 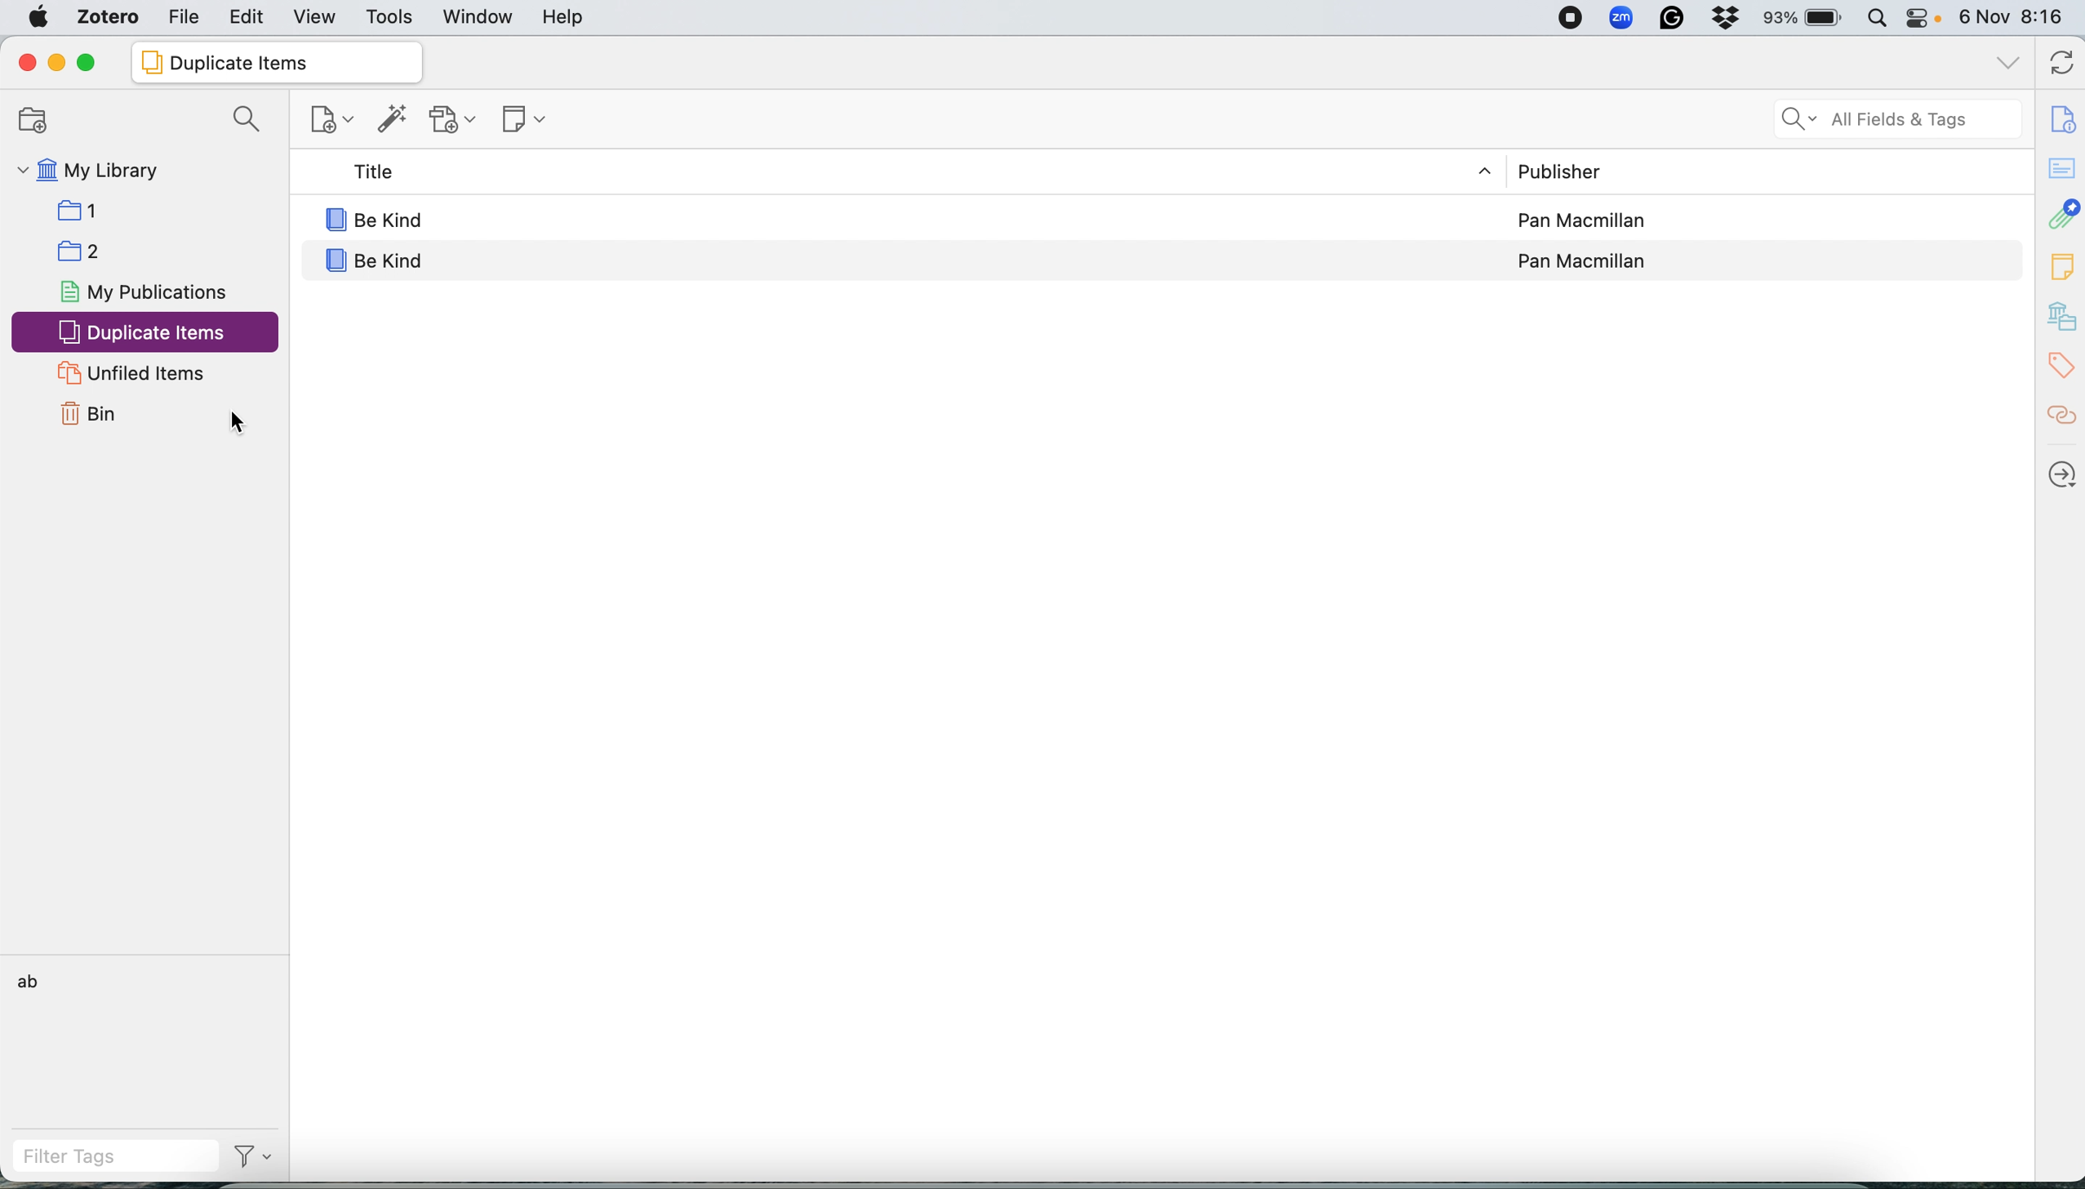 What do you see at coordinates (478, 16) in the screenshot?
I see `window` at bounding box center [478, 16].